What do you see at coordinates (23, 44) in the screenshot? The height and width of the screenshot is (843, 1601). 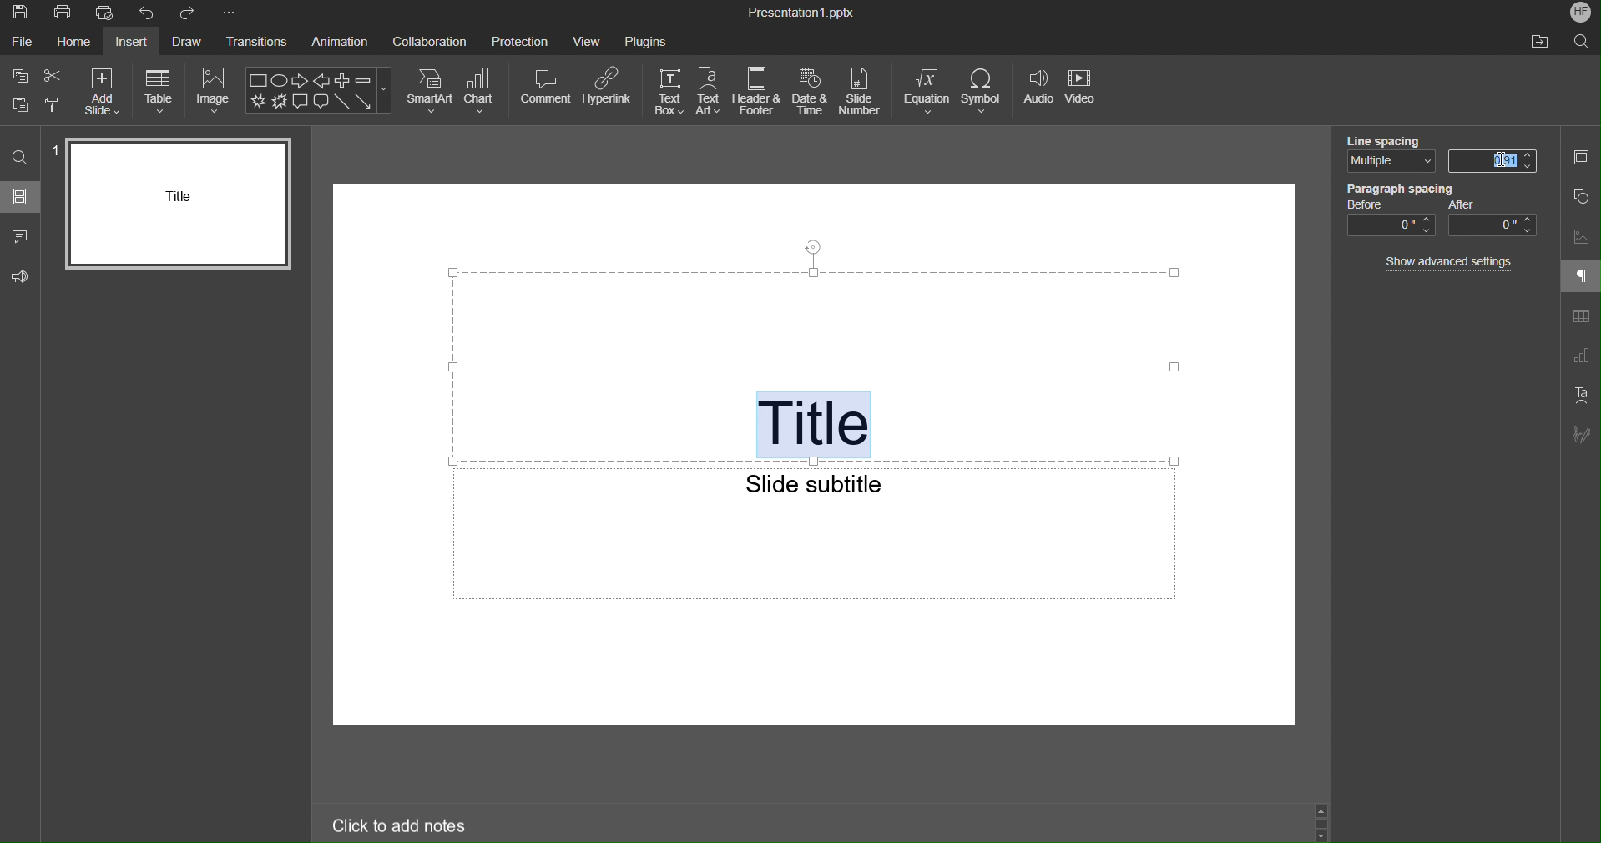 I see `File` at bounding box center [23, 44].